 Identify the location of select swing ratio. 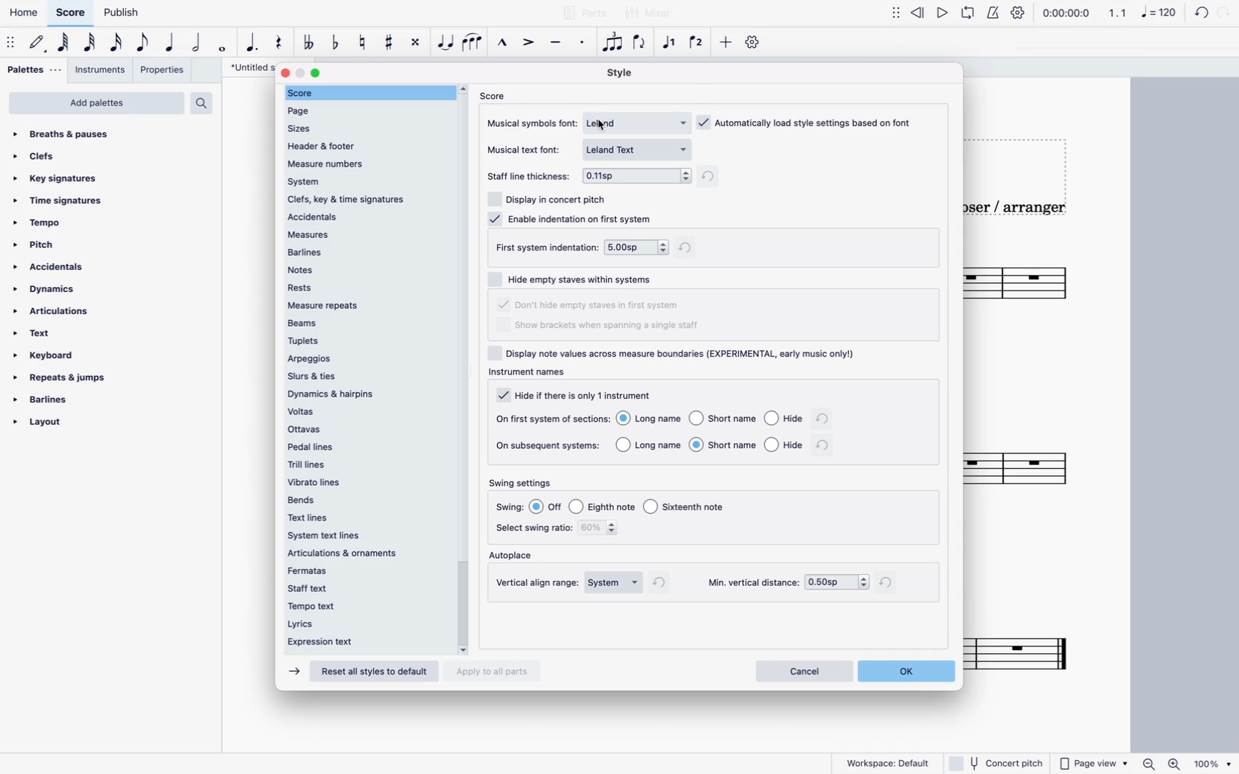
(532, 528).